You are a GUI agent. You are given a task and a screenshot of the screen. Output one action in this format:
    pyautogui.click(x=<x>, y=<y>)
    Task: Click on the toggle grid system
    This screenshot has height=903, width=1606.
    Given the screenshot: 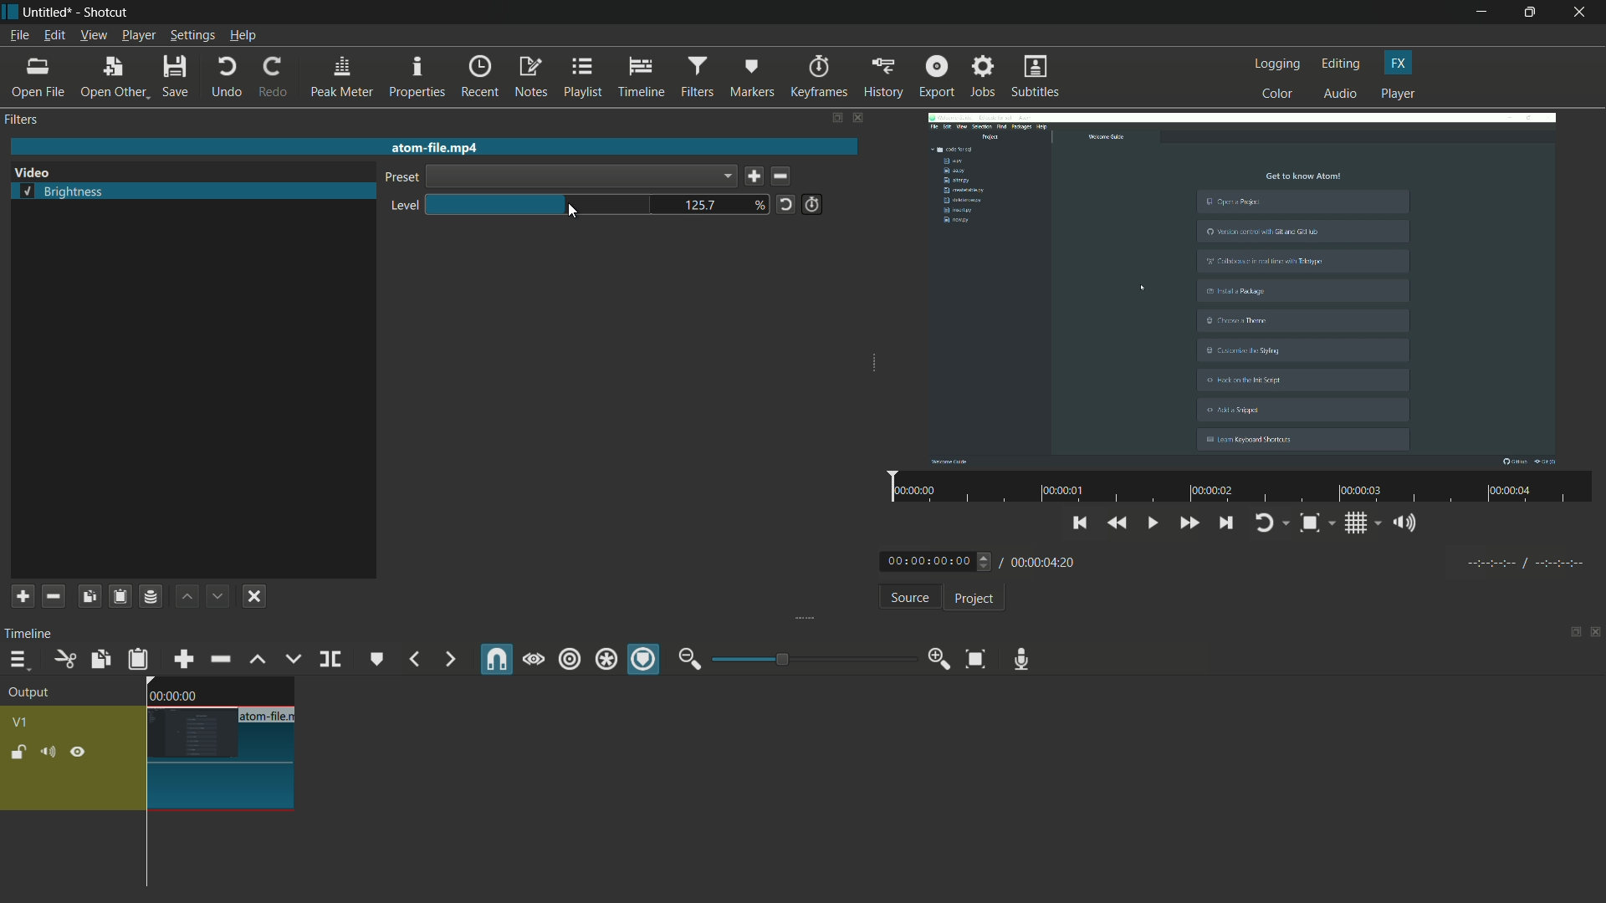 What is the action you would take?
    pyautogui.click(x=1364, y=526)
    